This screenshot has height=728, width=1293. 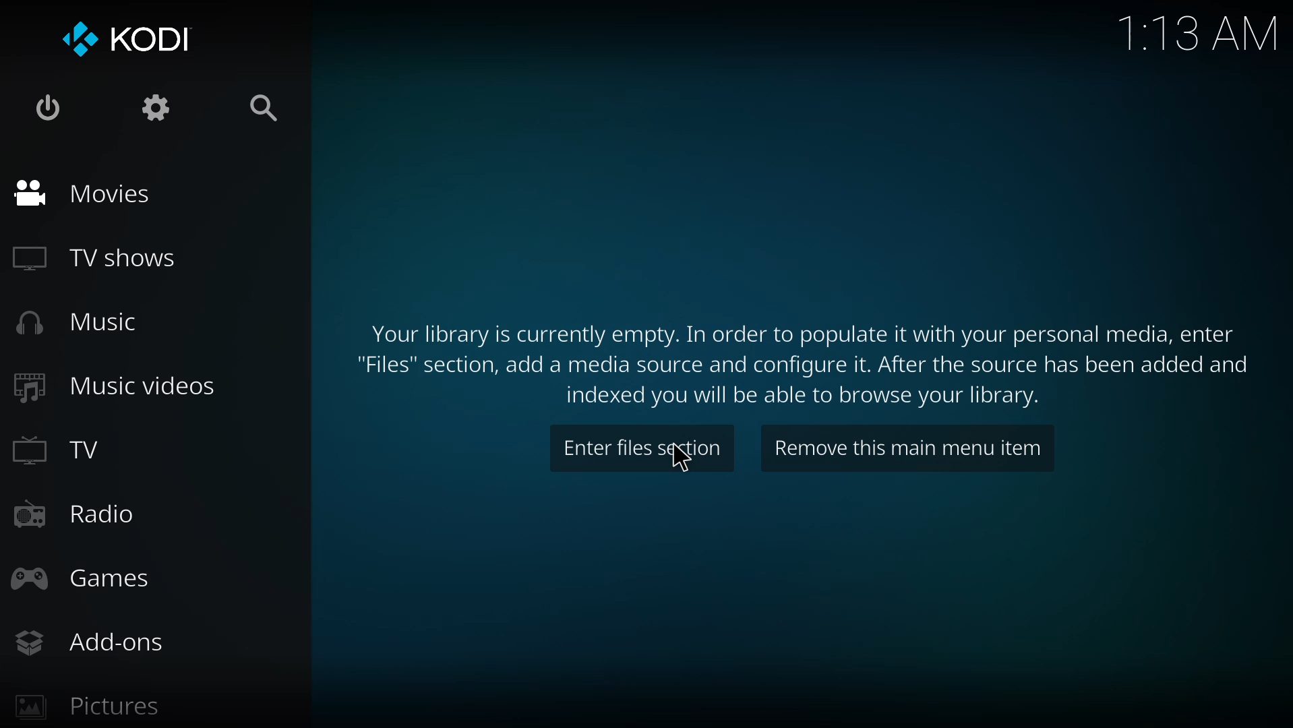 What do you see at coordinates (117, 386) in the screenshot?
I see `music videos` at bounding box center [117, 386].